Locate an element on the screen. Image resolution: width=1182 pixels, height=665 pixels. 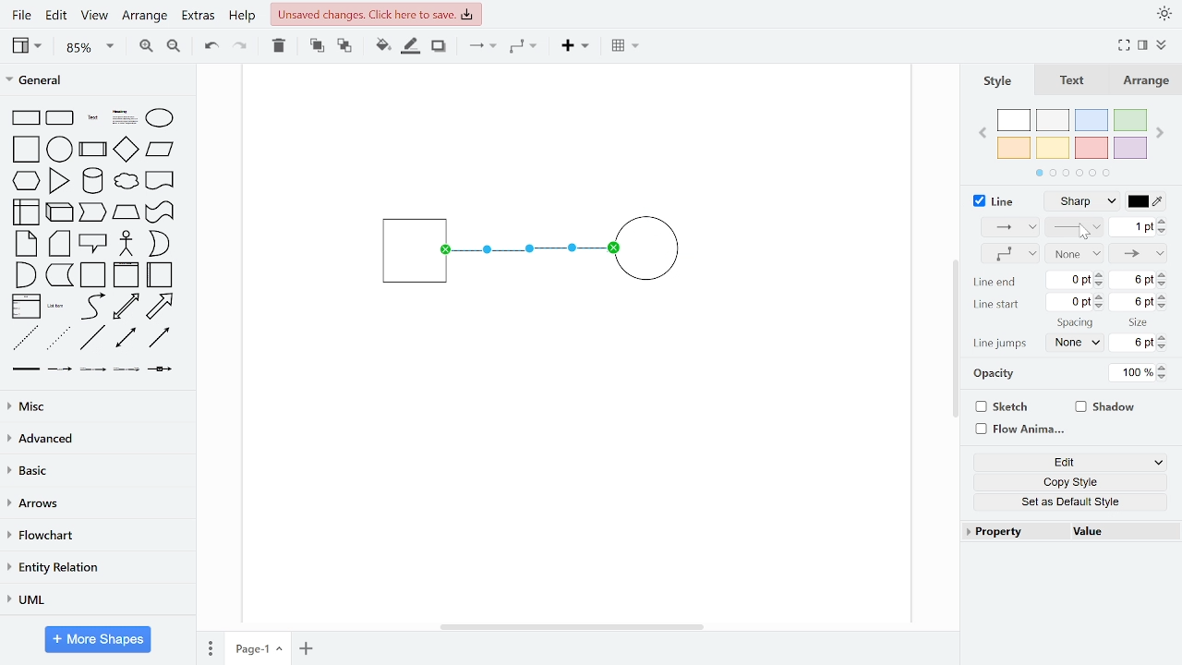
line start is located at coordinates (1074, 253).